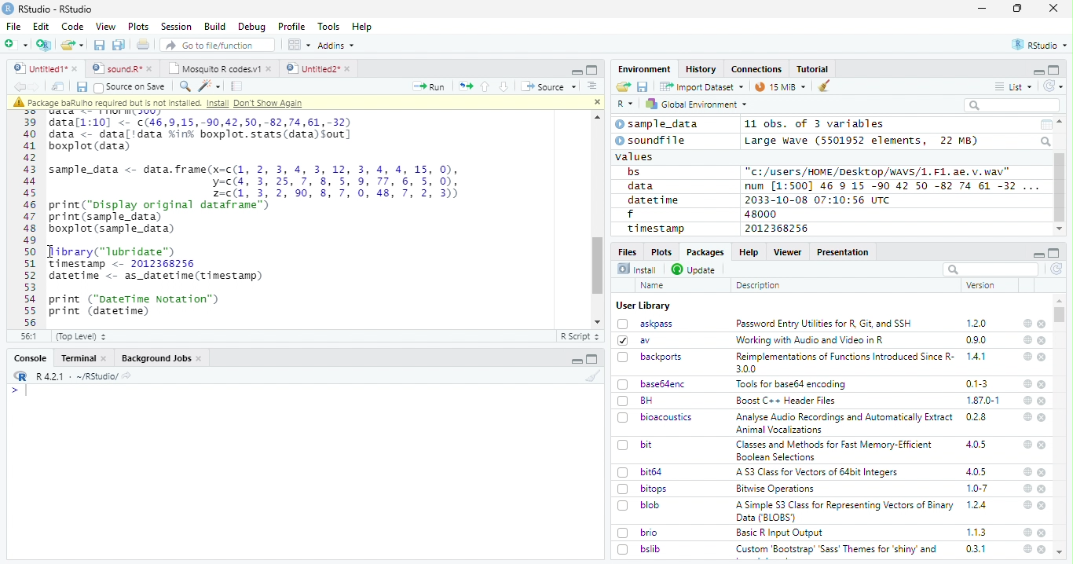 The image size is (1073, 564). I want to click on History, so click(701, 69).